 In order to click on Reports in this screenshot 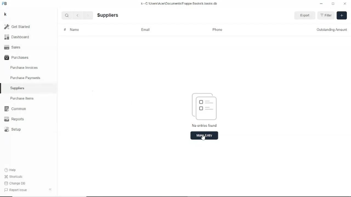, I will do `click(15, 119)`.